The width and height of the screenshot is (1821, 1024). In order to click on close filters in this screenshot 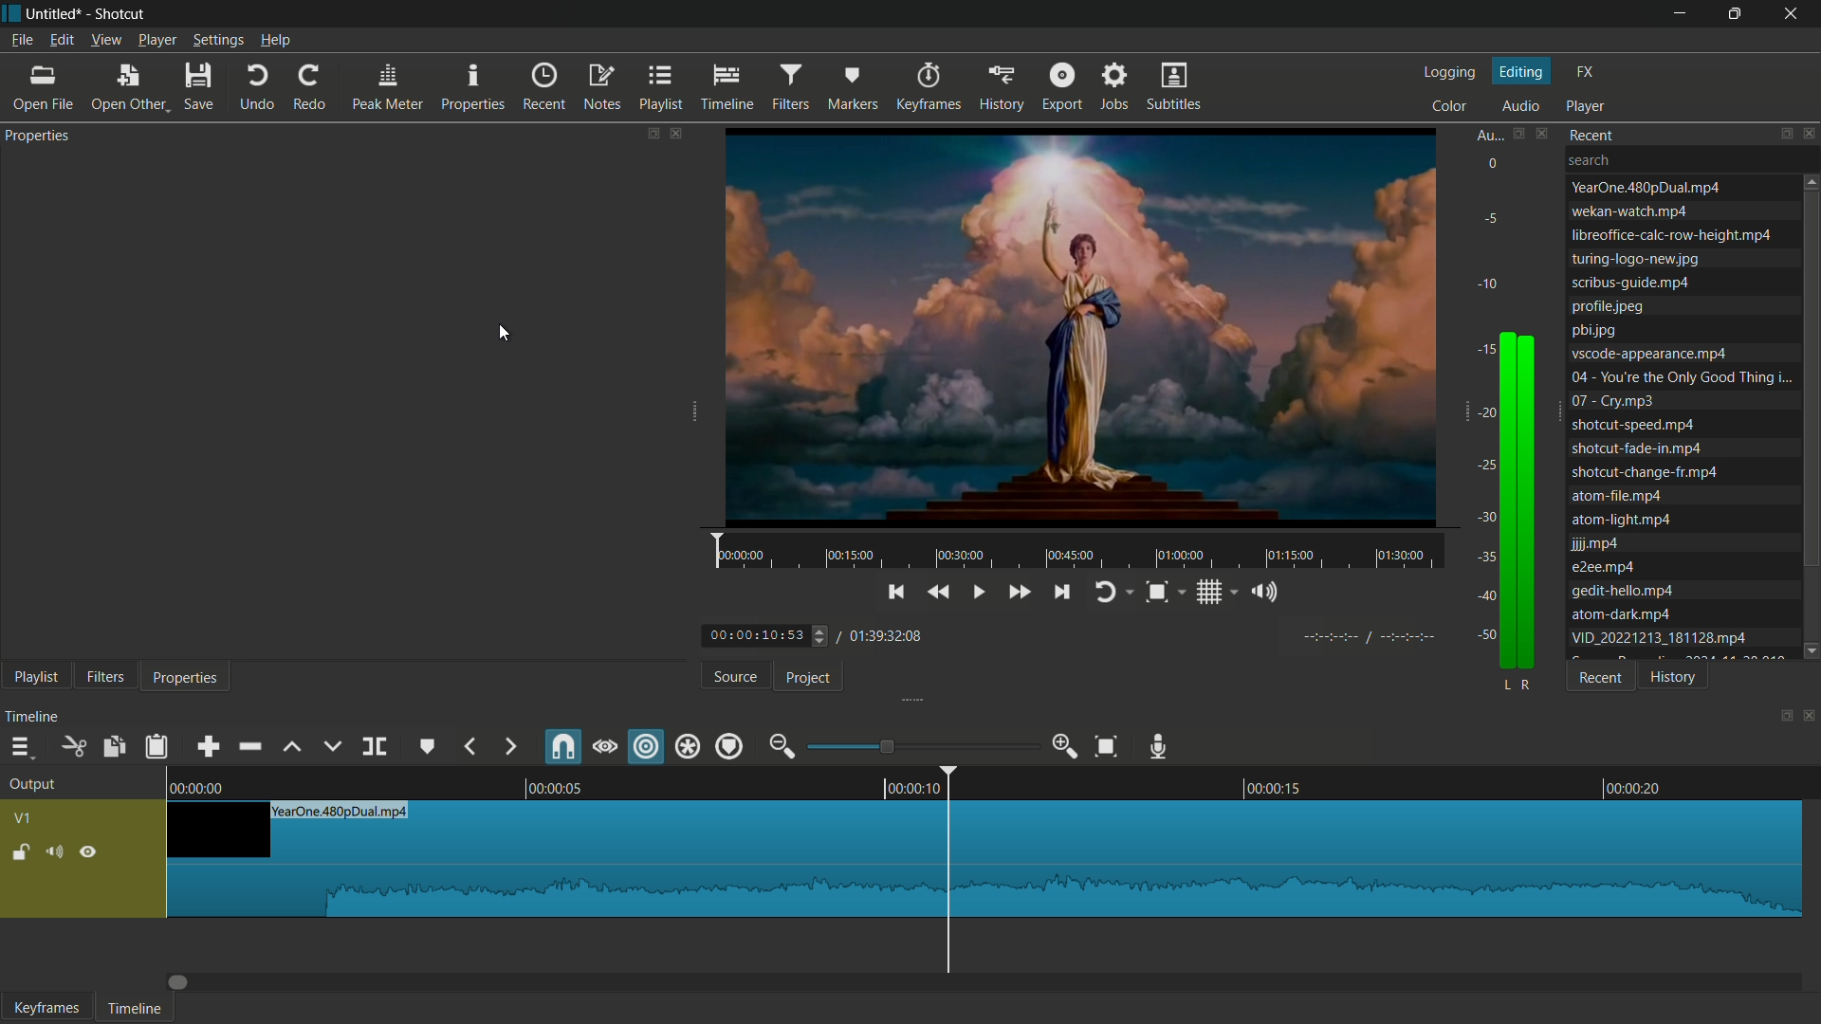, I will do `click(683, 137)`.